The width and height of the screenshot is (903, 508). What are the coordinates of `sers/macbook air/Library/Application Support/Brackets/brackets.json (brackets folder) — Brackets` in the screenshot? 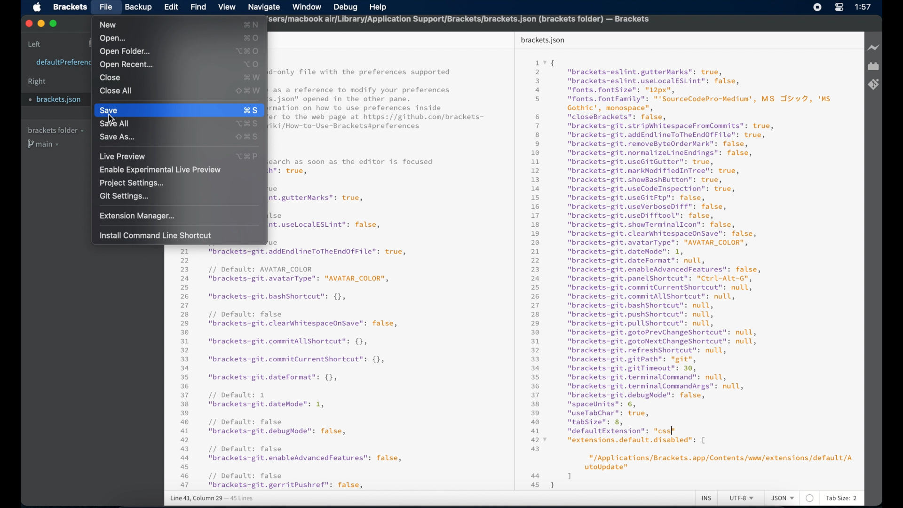 It's located at (460, 19).